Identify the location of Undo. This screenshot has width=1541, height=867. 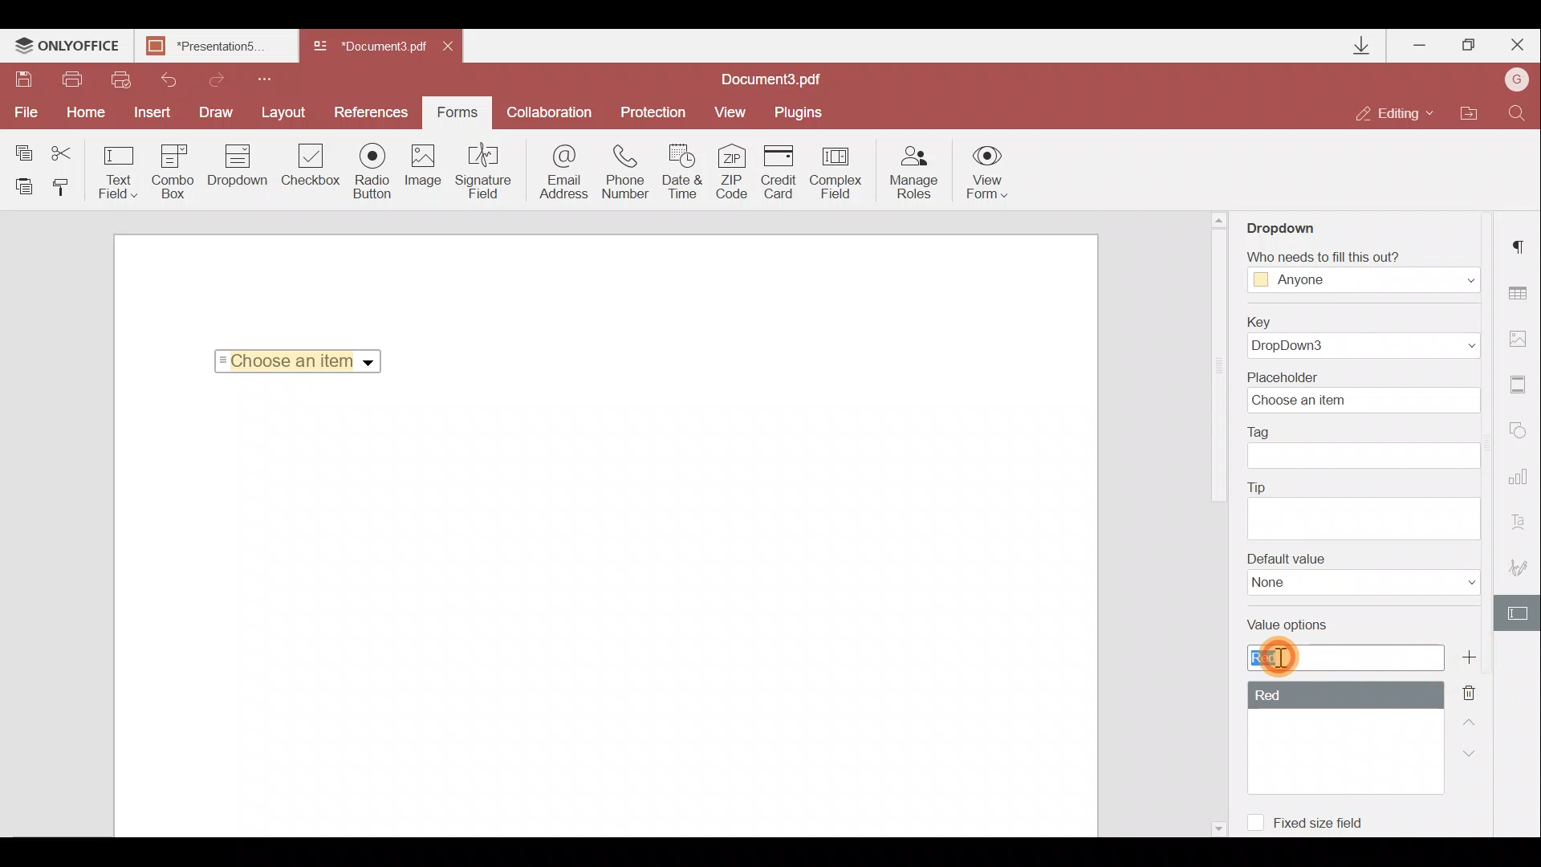
(168, 80).